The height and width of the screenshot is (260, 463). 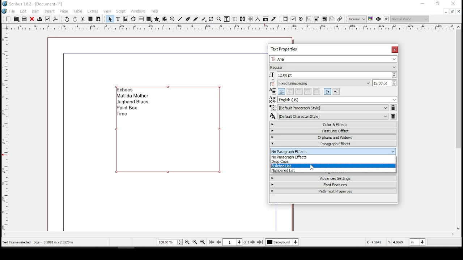 What do you see at coordinates (37, 3) in the screenshot?
I see `scribus 1.6.2 - [document-1*]` at bounding box center [37, 3].